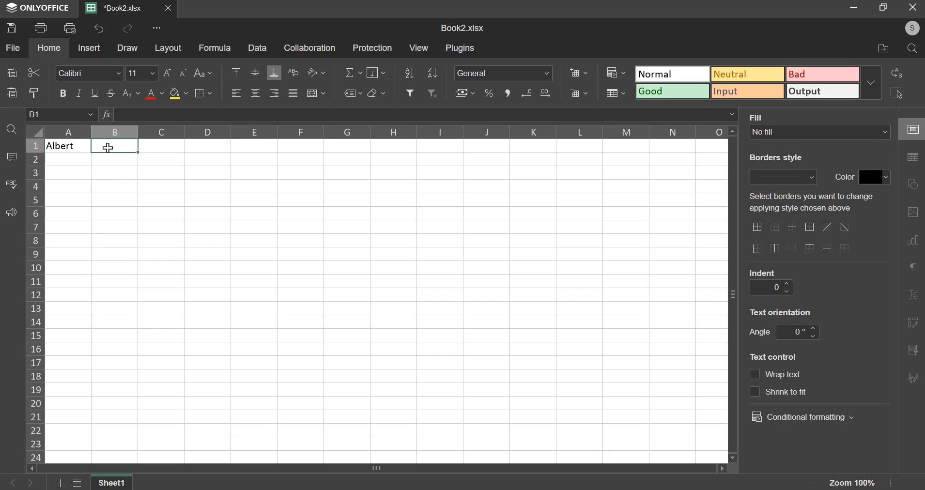 This screenshot has height=490, width=925. Describe the element at coordinates (276, 73) in the screenshot. I see `align bottom` at that location.